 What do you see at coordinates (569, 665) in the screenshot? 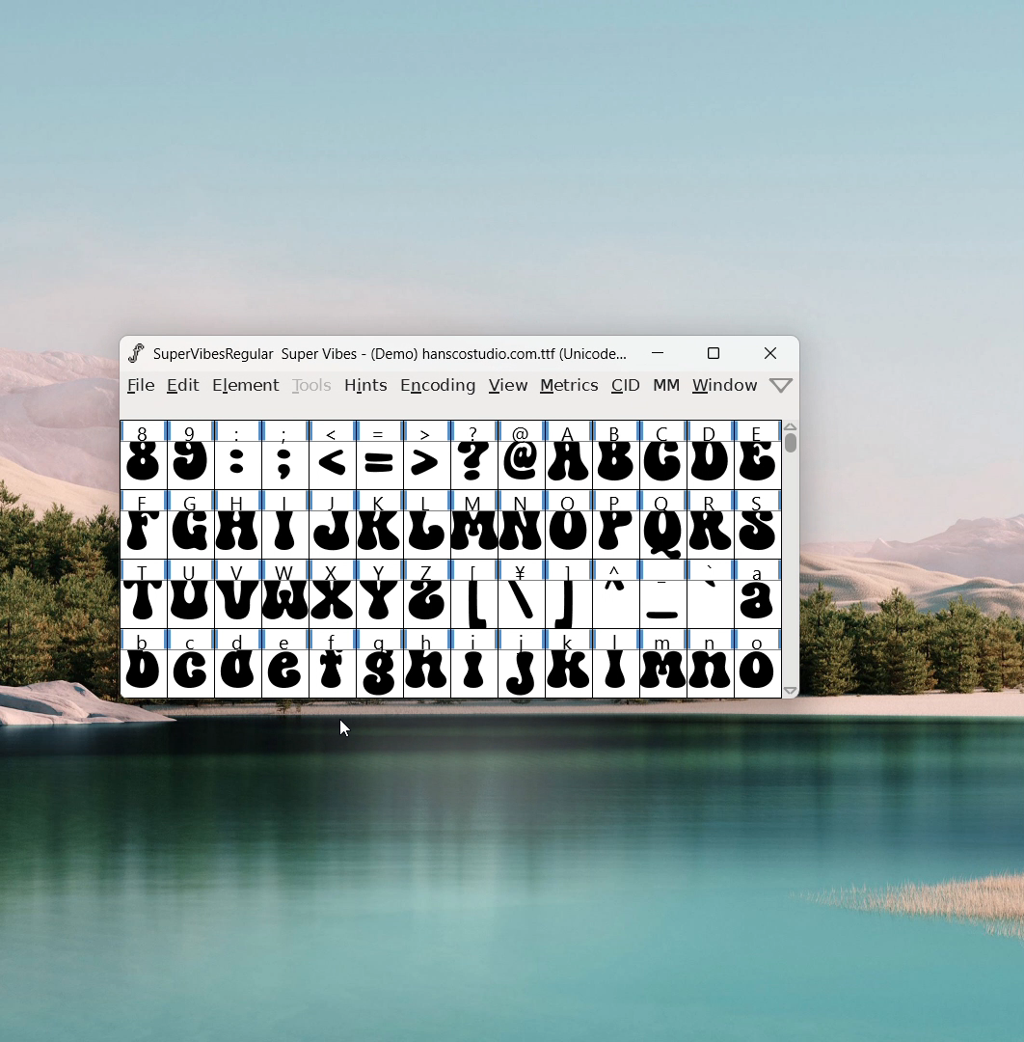
I see `k` at bounding box center [569, 665].